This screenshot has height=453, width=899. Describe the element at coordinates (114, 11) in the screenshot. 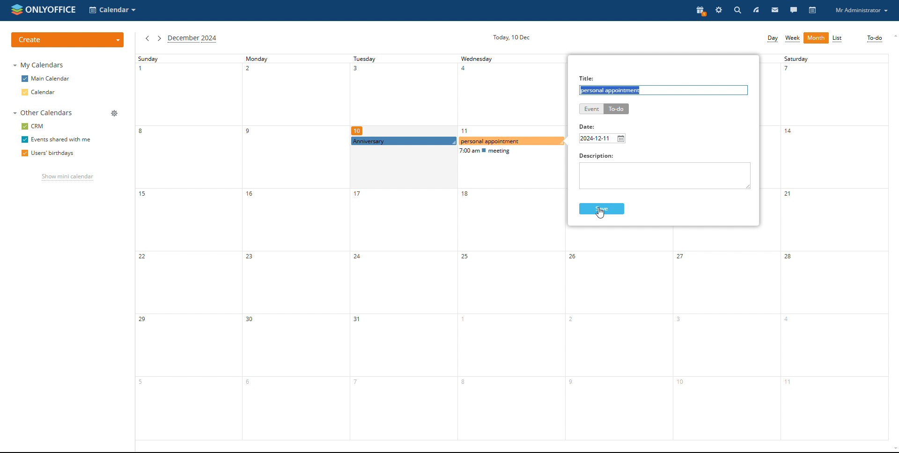

I see `select application` at that location.